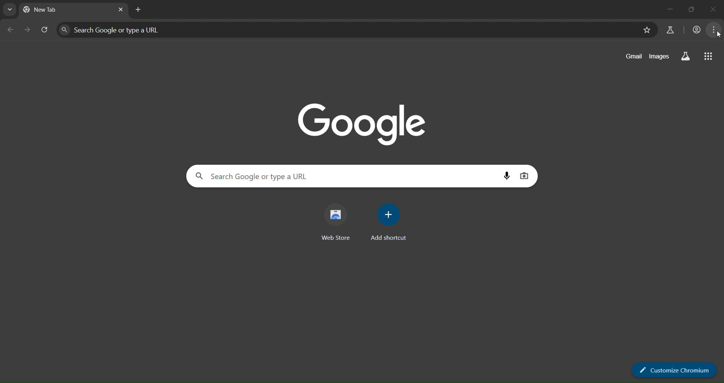  I want to click on search labs, so click(687, 57).